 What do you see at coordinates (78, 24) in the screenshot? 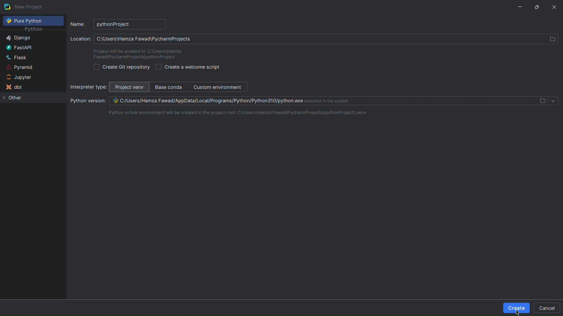
I see `Name` at bounding box center [78, 24].